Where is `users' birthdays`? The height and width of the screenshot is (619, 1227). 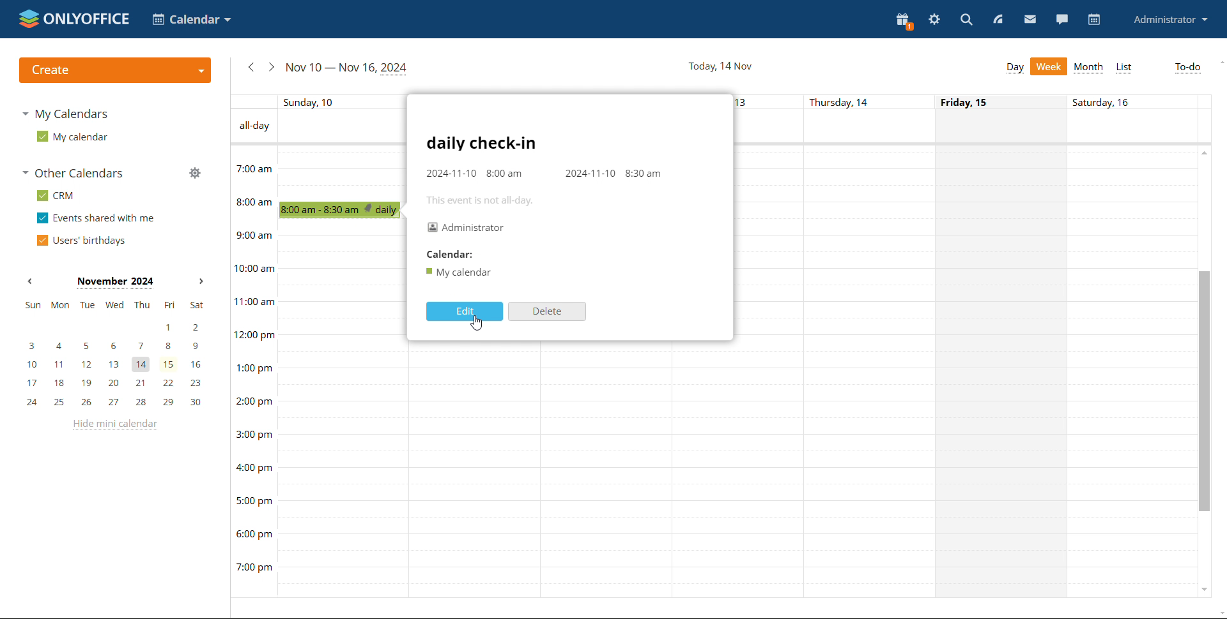
users' birthdays is located at coordinates (81, 240).